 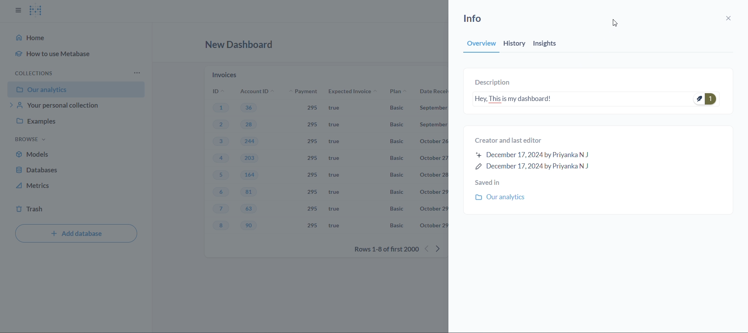 What do you see at coordinates (76, 234) in the screenshot?
I see `add database` at bounding box center [76, 234].